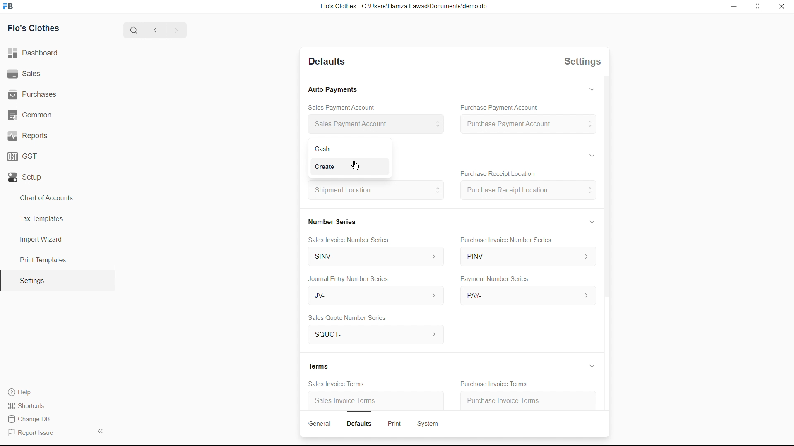 The width and height of the screenshot is (794, 446). I want to click on Sales, so click(26, 74).